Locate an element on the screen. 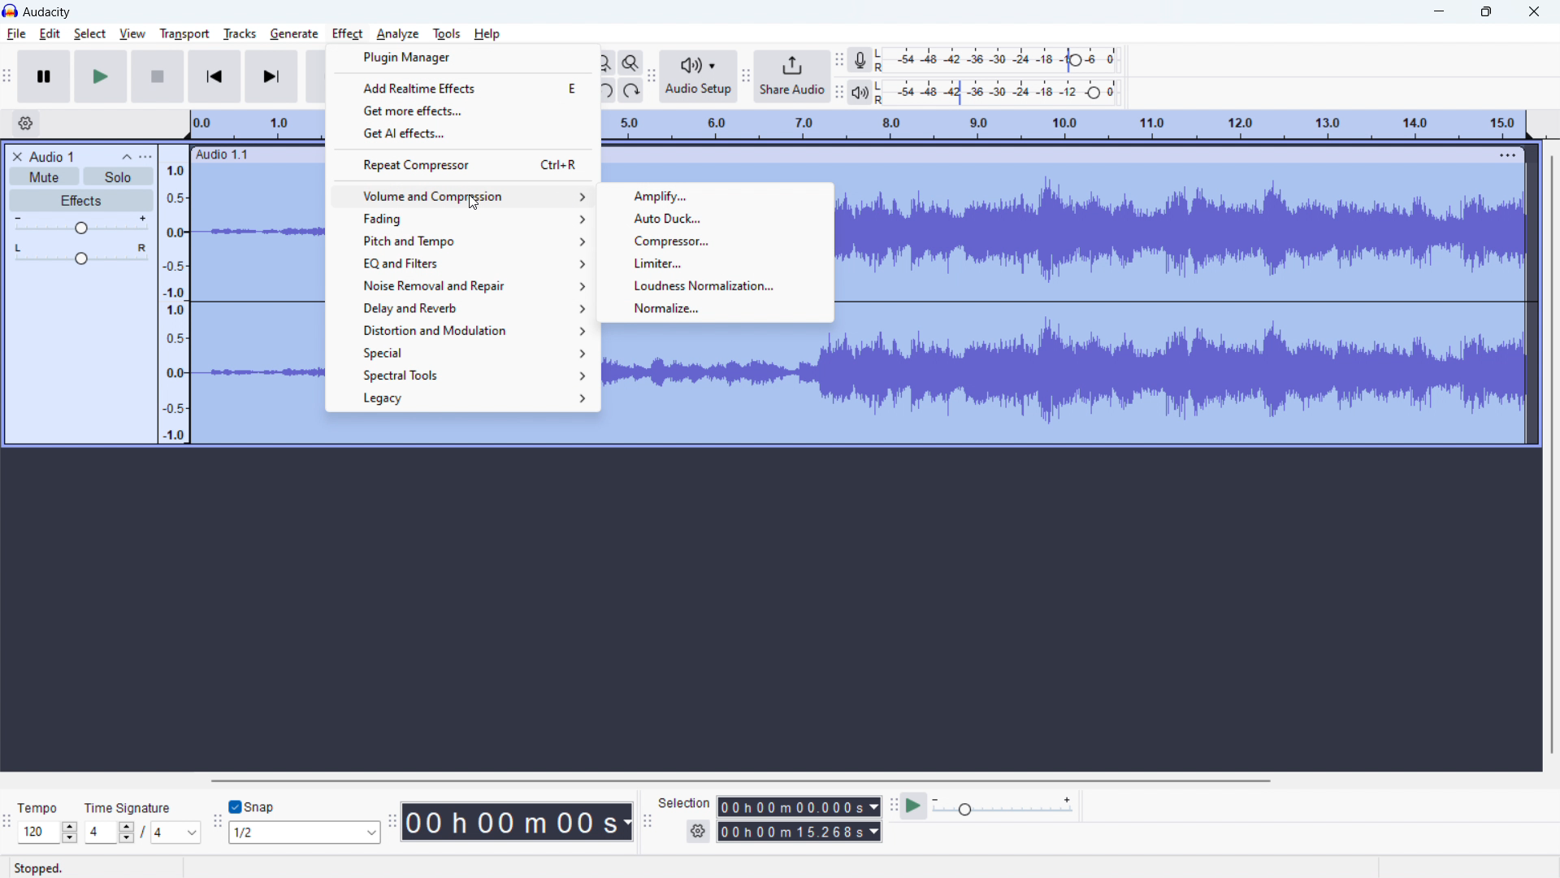 This screenshot has width=1560, height=878. Tempo is located at coordinates (43, 803).